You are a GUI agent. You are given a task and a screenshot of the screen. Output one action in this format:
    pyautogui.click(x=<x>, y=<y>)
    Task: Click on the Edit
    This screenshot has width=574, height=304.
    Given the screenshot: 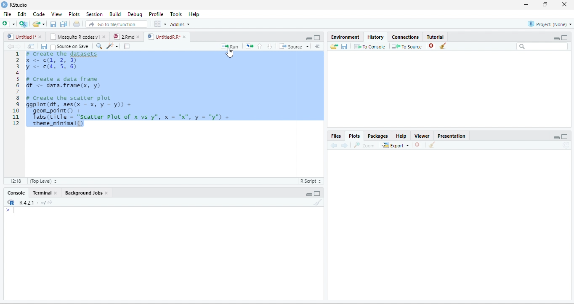 What is the action you would take?
    pyautogui.click(x=21, y=14)
    